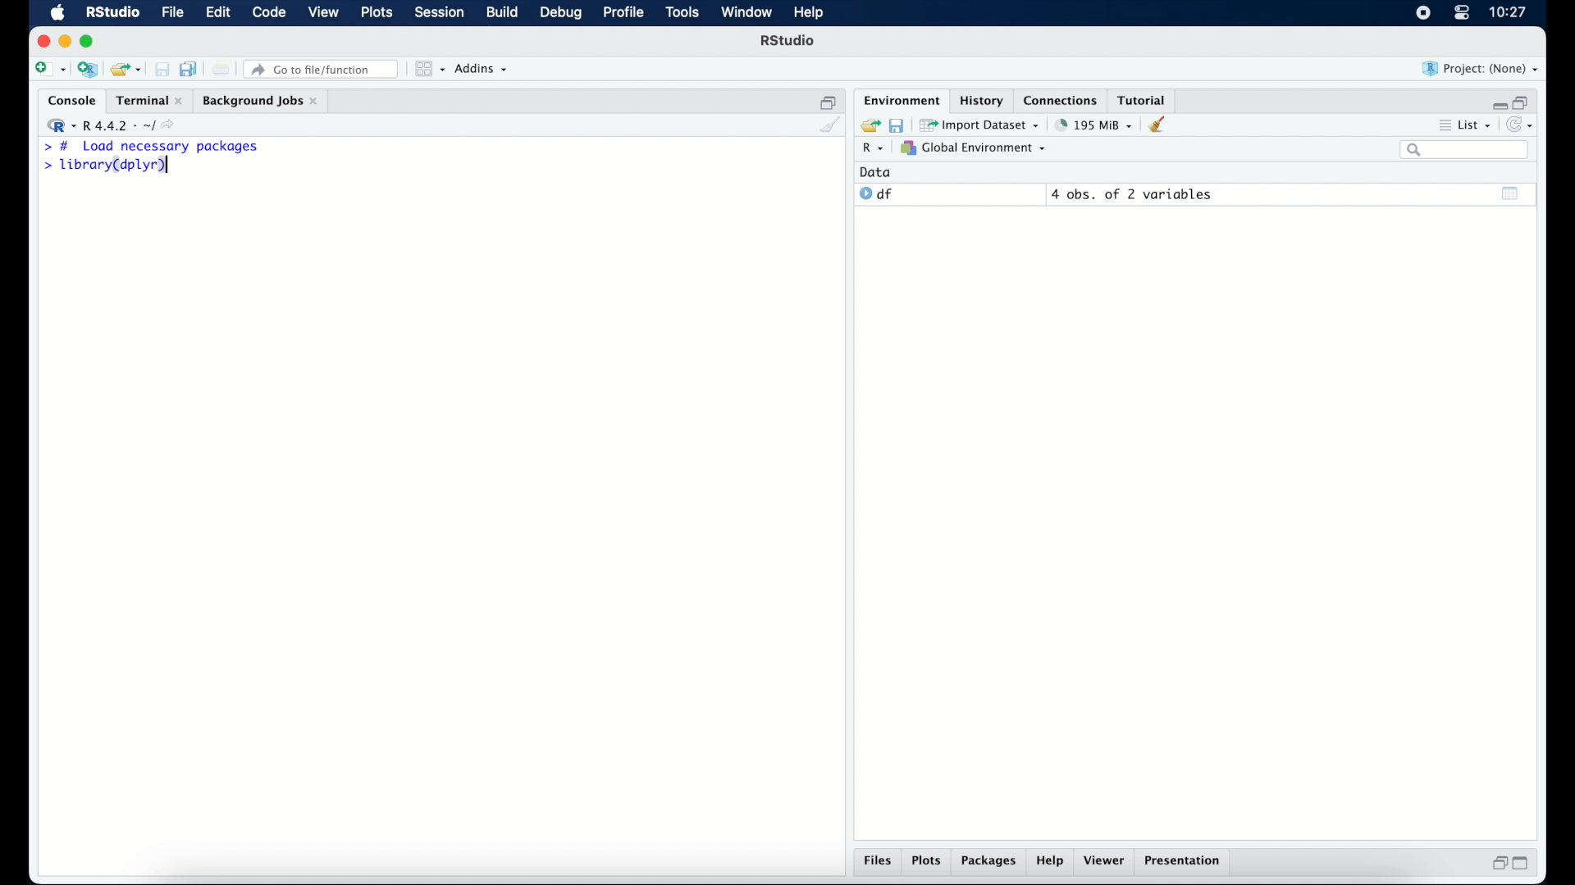 The height and width of the screenshot is (885, 1575). What do you see at coordinates (88, 70) in the screenshot?
I see `create new project` at bounding box center [88, 70].